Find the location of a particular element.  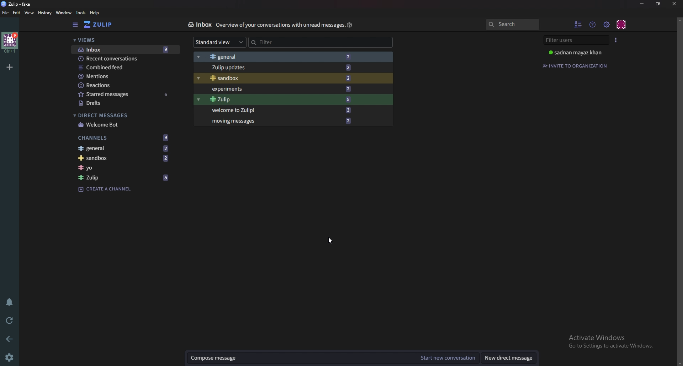

Hide side bar is located at coordinates (74, 25).